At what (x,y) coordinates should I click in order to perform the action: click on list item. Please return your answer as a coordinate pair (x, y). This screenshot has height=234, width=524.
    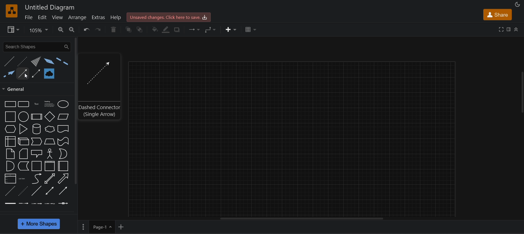
    Looking at the image, I should click on (22, 178).